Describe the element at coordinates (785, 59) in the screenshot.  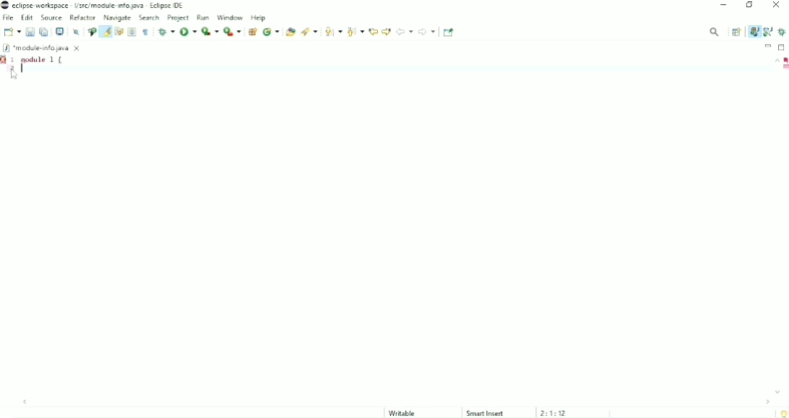
I see `Errors` at that location.